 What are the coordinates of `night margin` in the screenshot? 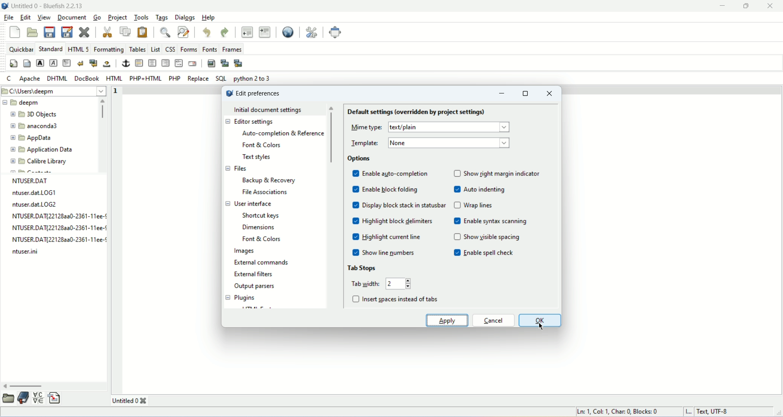 It's located at (503, 173).